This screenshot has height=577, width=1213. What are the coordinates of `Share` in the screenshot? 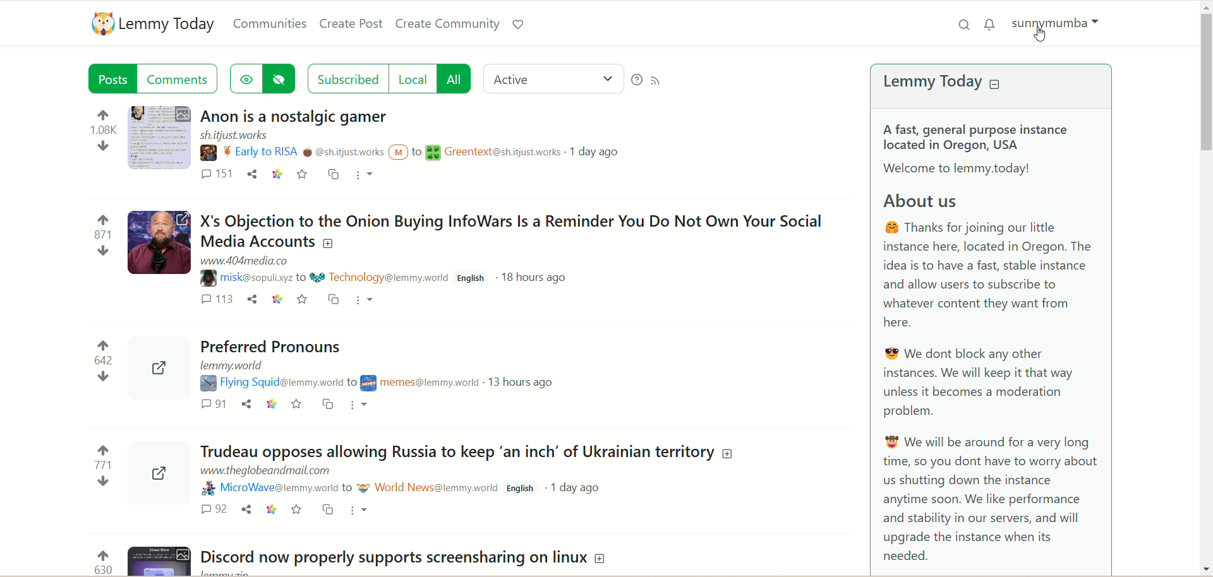 It's located at (248, 403).